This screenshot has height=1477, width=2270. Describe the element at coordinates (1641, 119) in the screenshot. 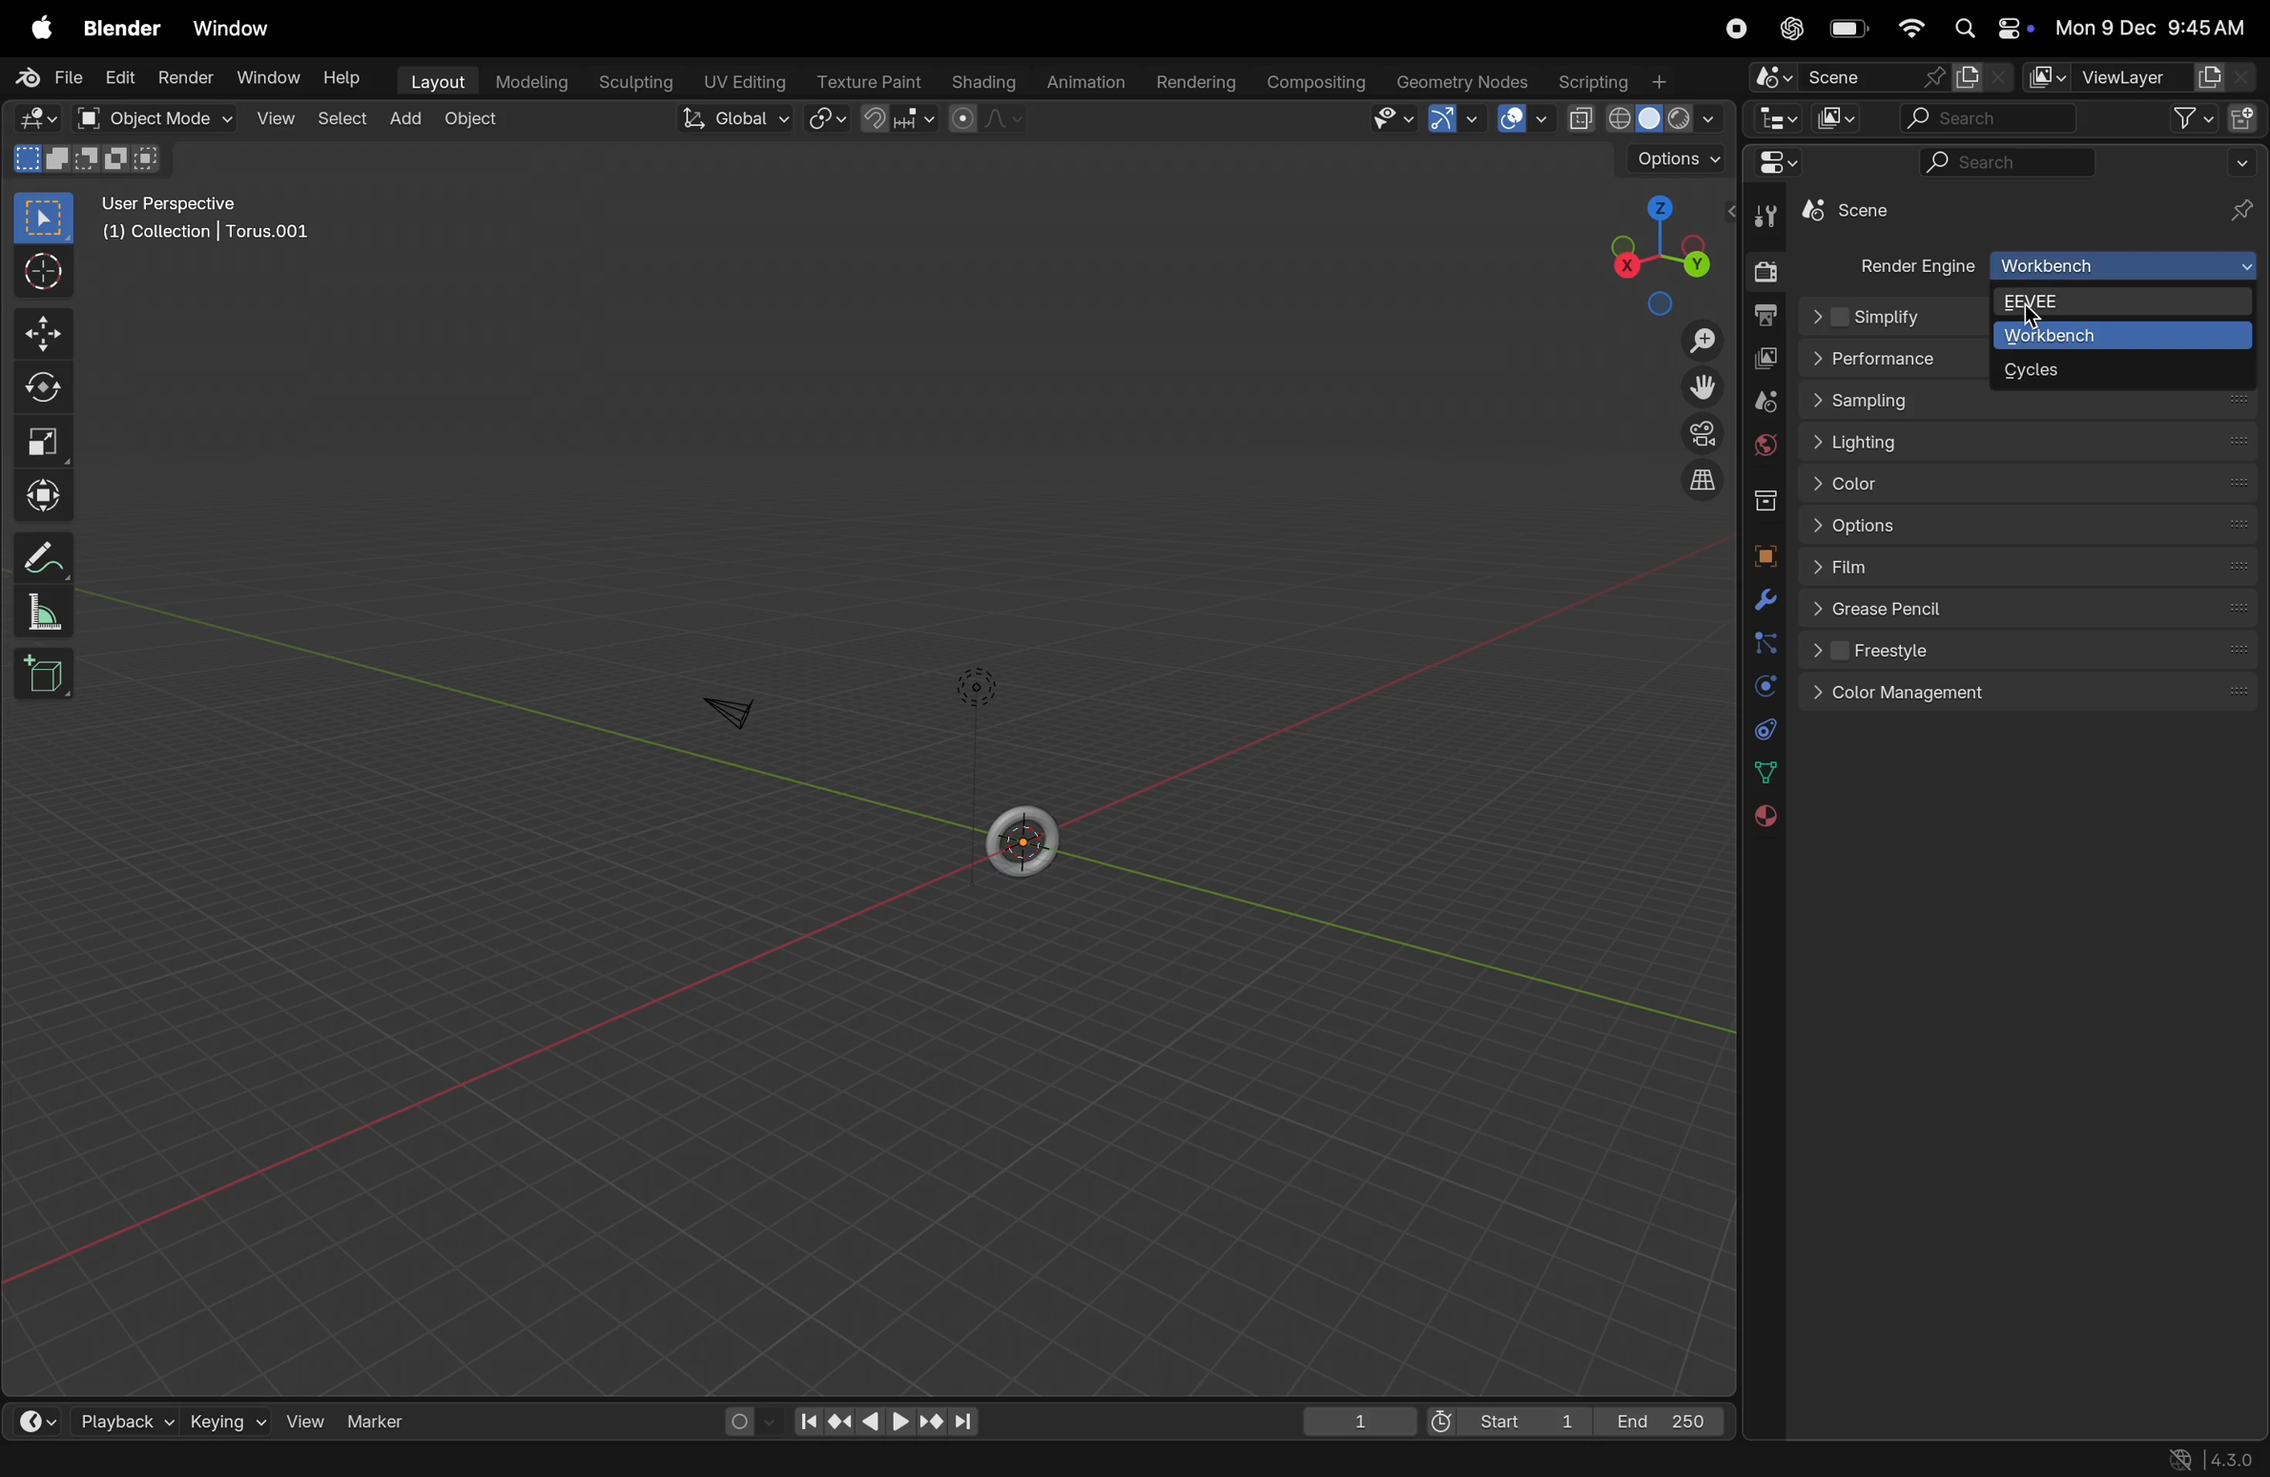

I see `shading` at that location.